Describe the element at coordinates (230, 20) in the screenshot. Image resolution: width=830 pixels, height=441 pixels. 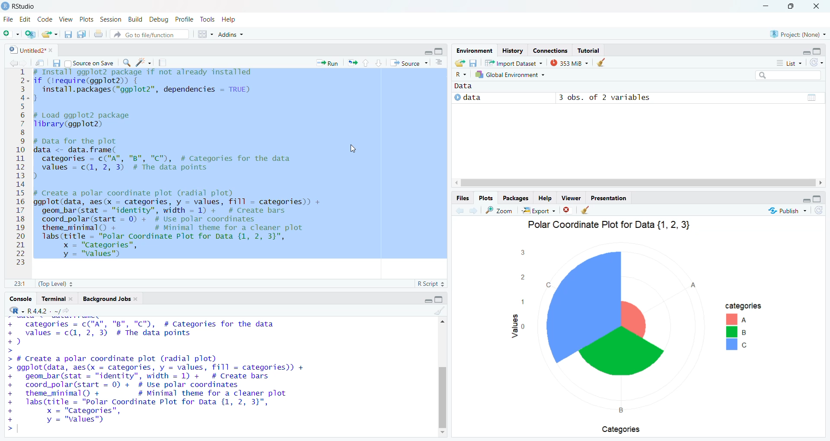
I see `Help` at that location.